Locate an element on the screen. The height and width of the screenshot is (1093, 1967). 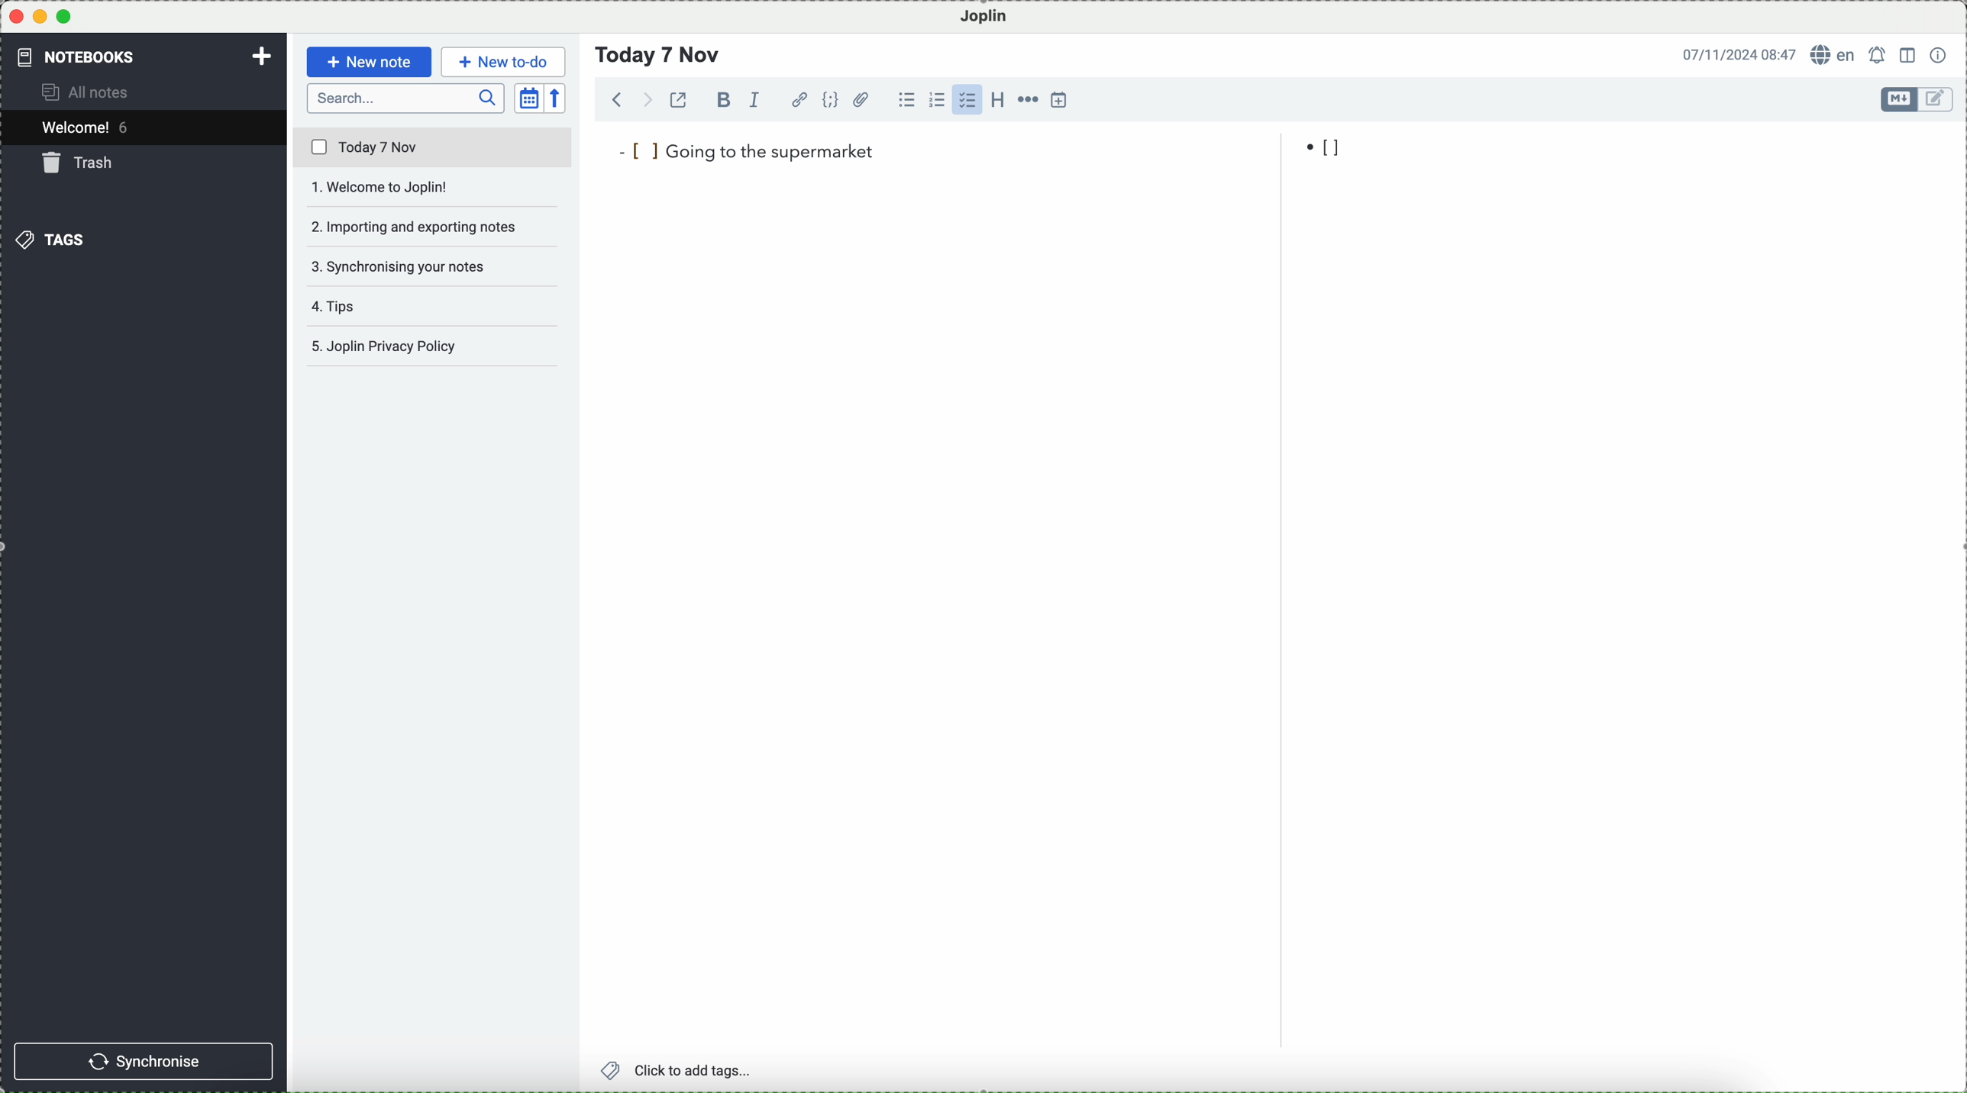
trash is located at coordinates (81, 163).